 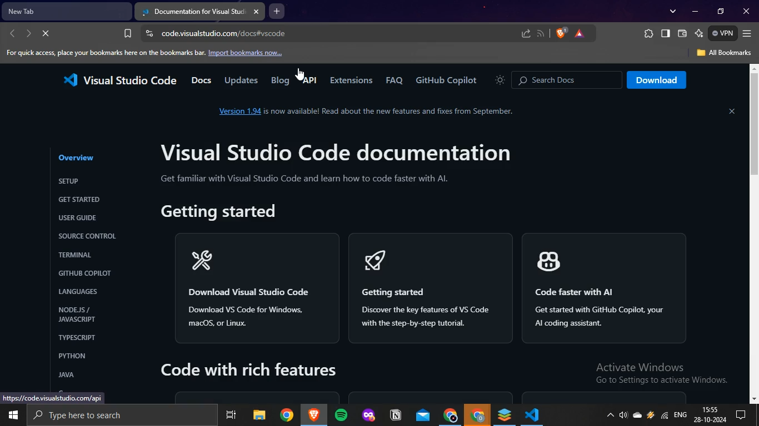 What do you see at coordinates (67, 373) in the screenshot?
I see `JAVA` at bounding box center [67, 373].